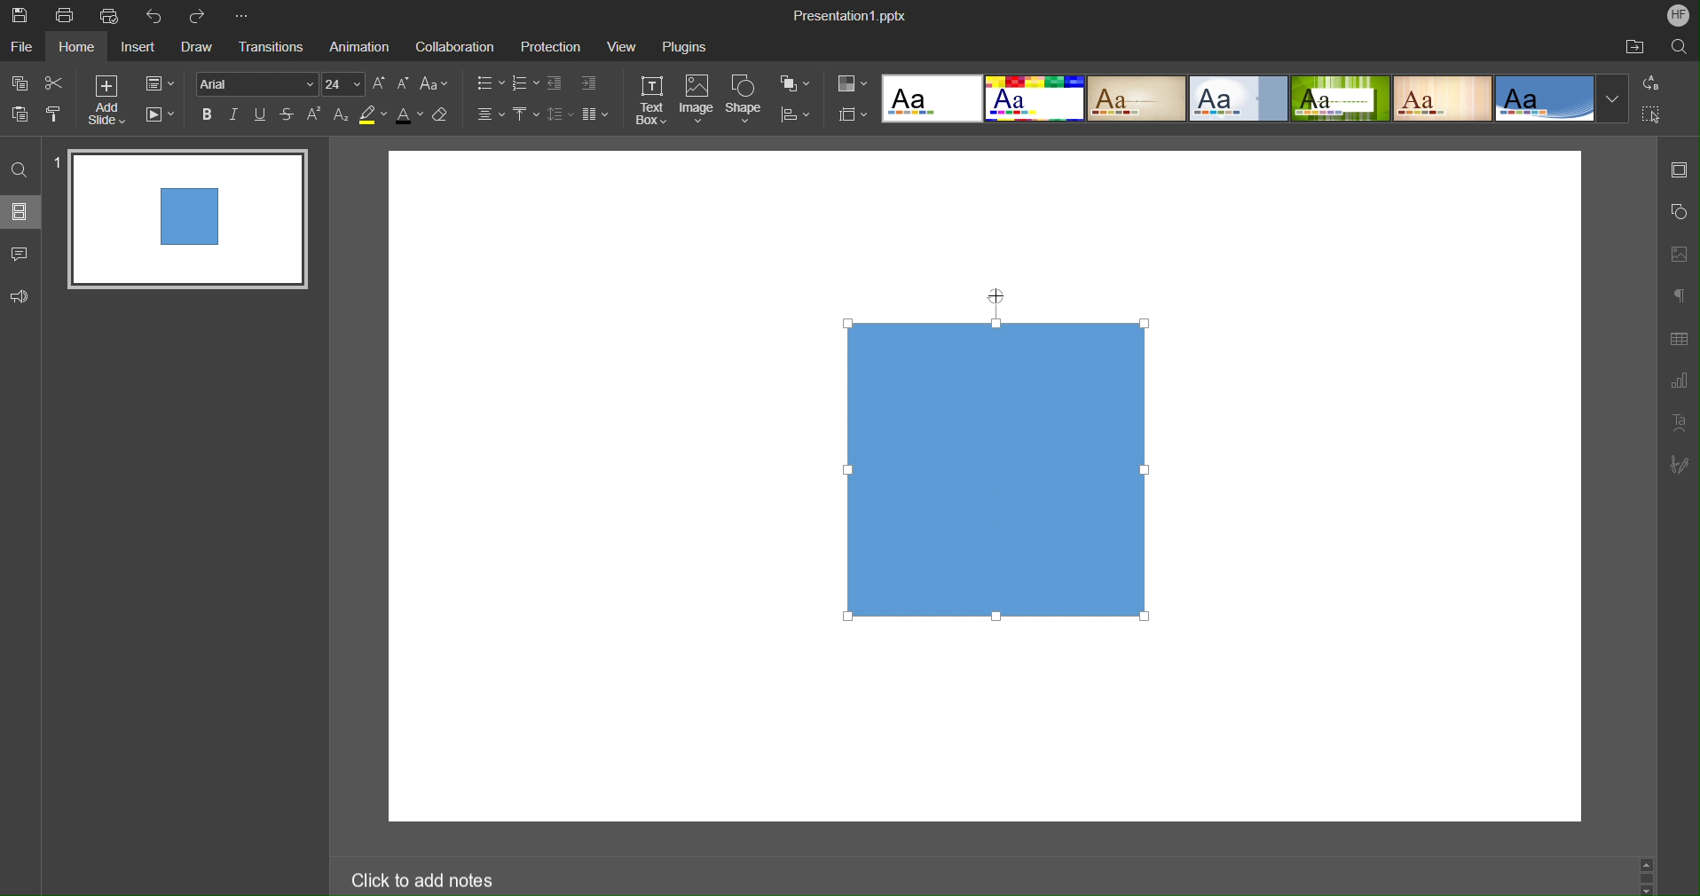  What do you see at coordinates (424, 880) in the screenshot?
I see `Click to add notes` at bounding box center [424, 880].